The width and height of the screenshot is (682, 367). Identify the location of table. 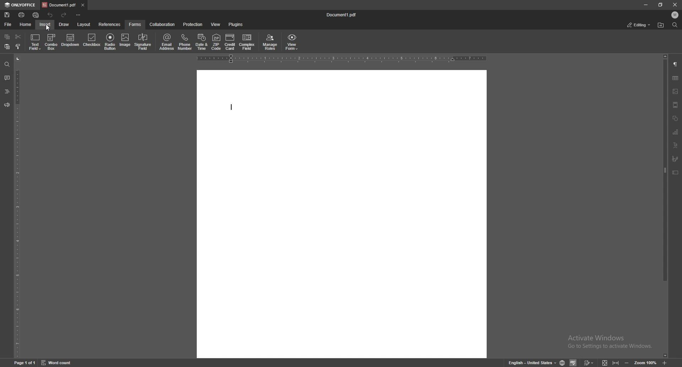
(676, 78).